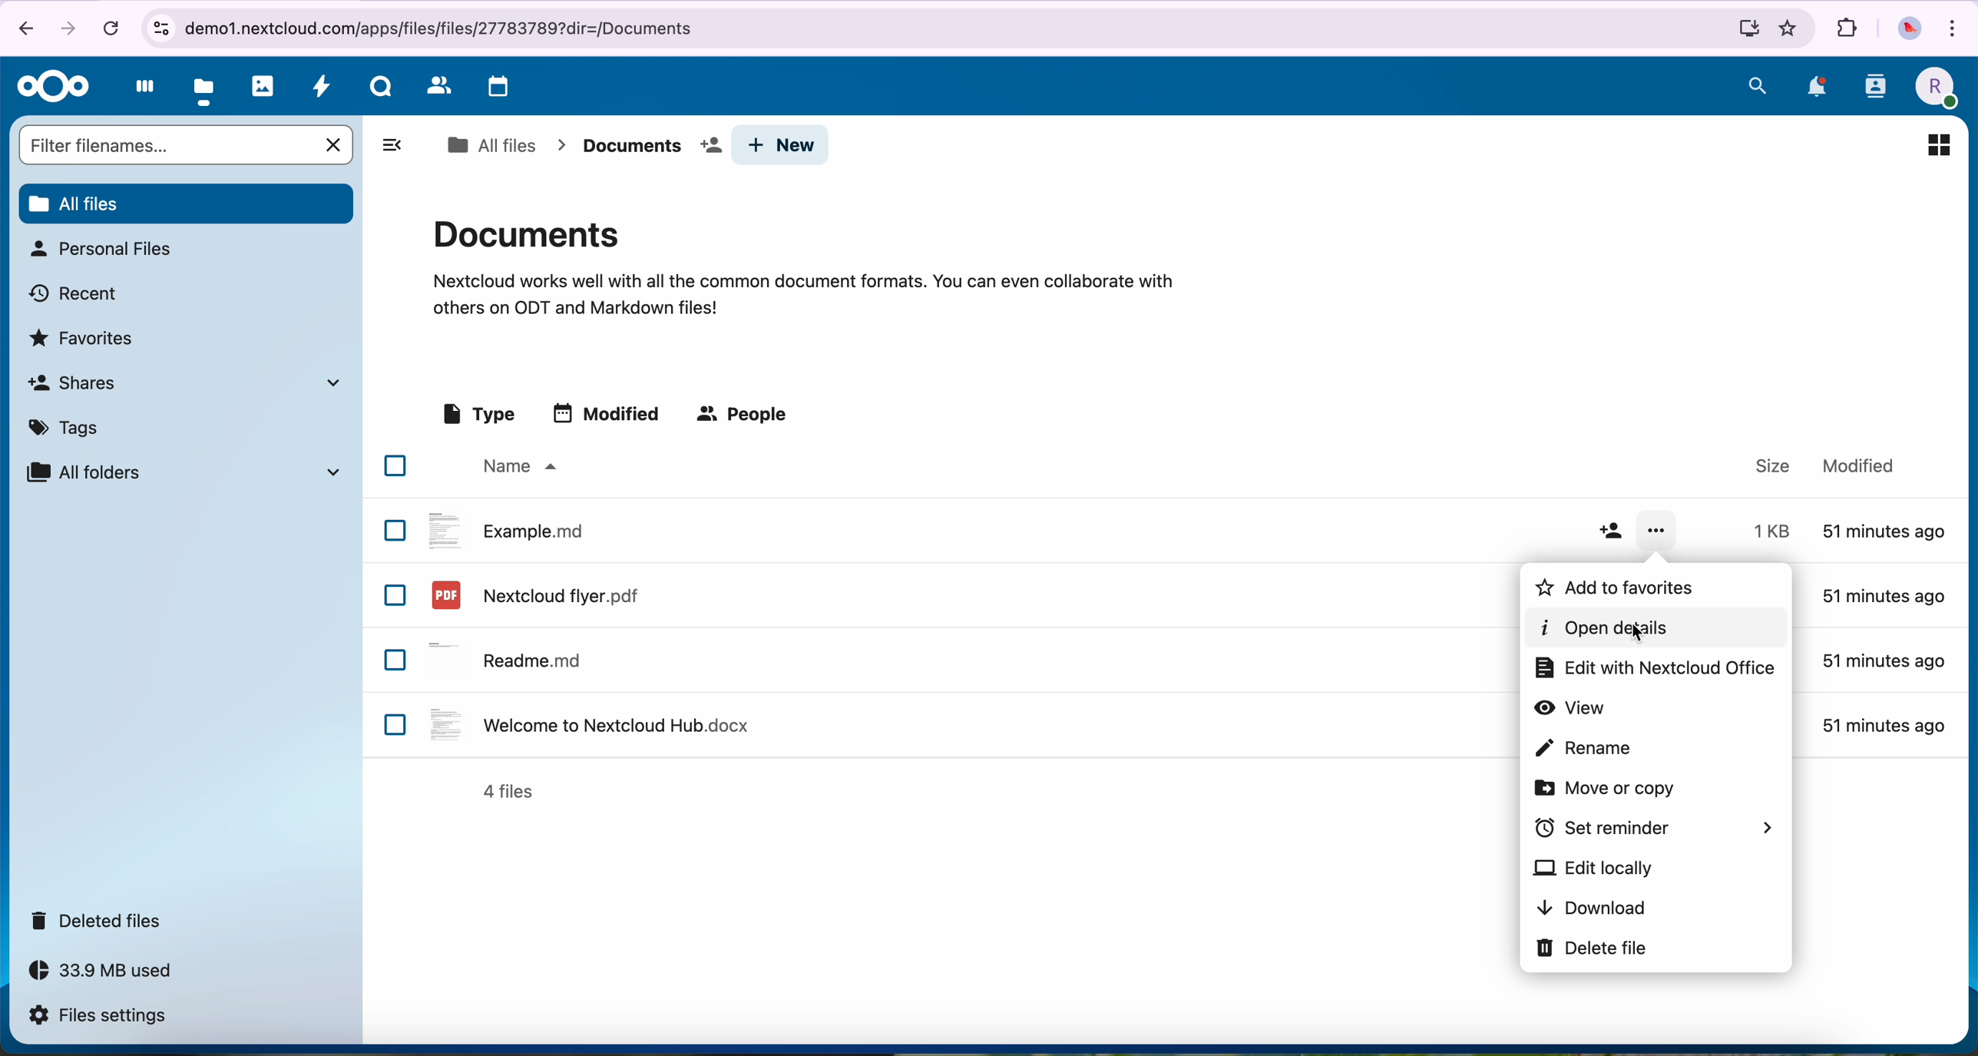  I want to click on search bar, so click(167, 144).